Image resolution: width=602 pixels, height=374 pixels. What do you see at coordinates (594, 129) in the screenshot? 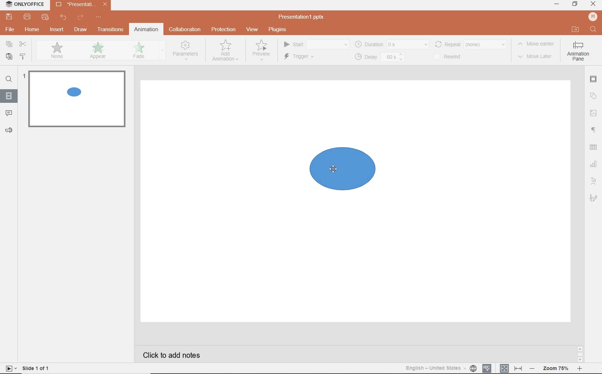
I see `paragraph settings` at bounding box center [594, 129].